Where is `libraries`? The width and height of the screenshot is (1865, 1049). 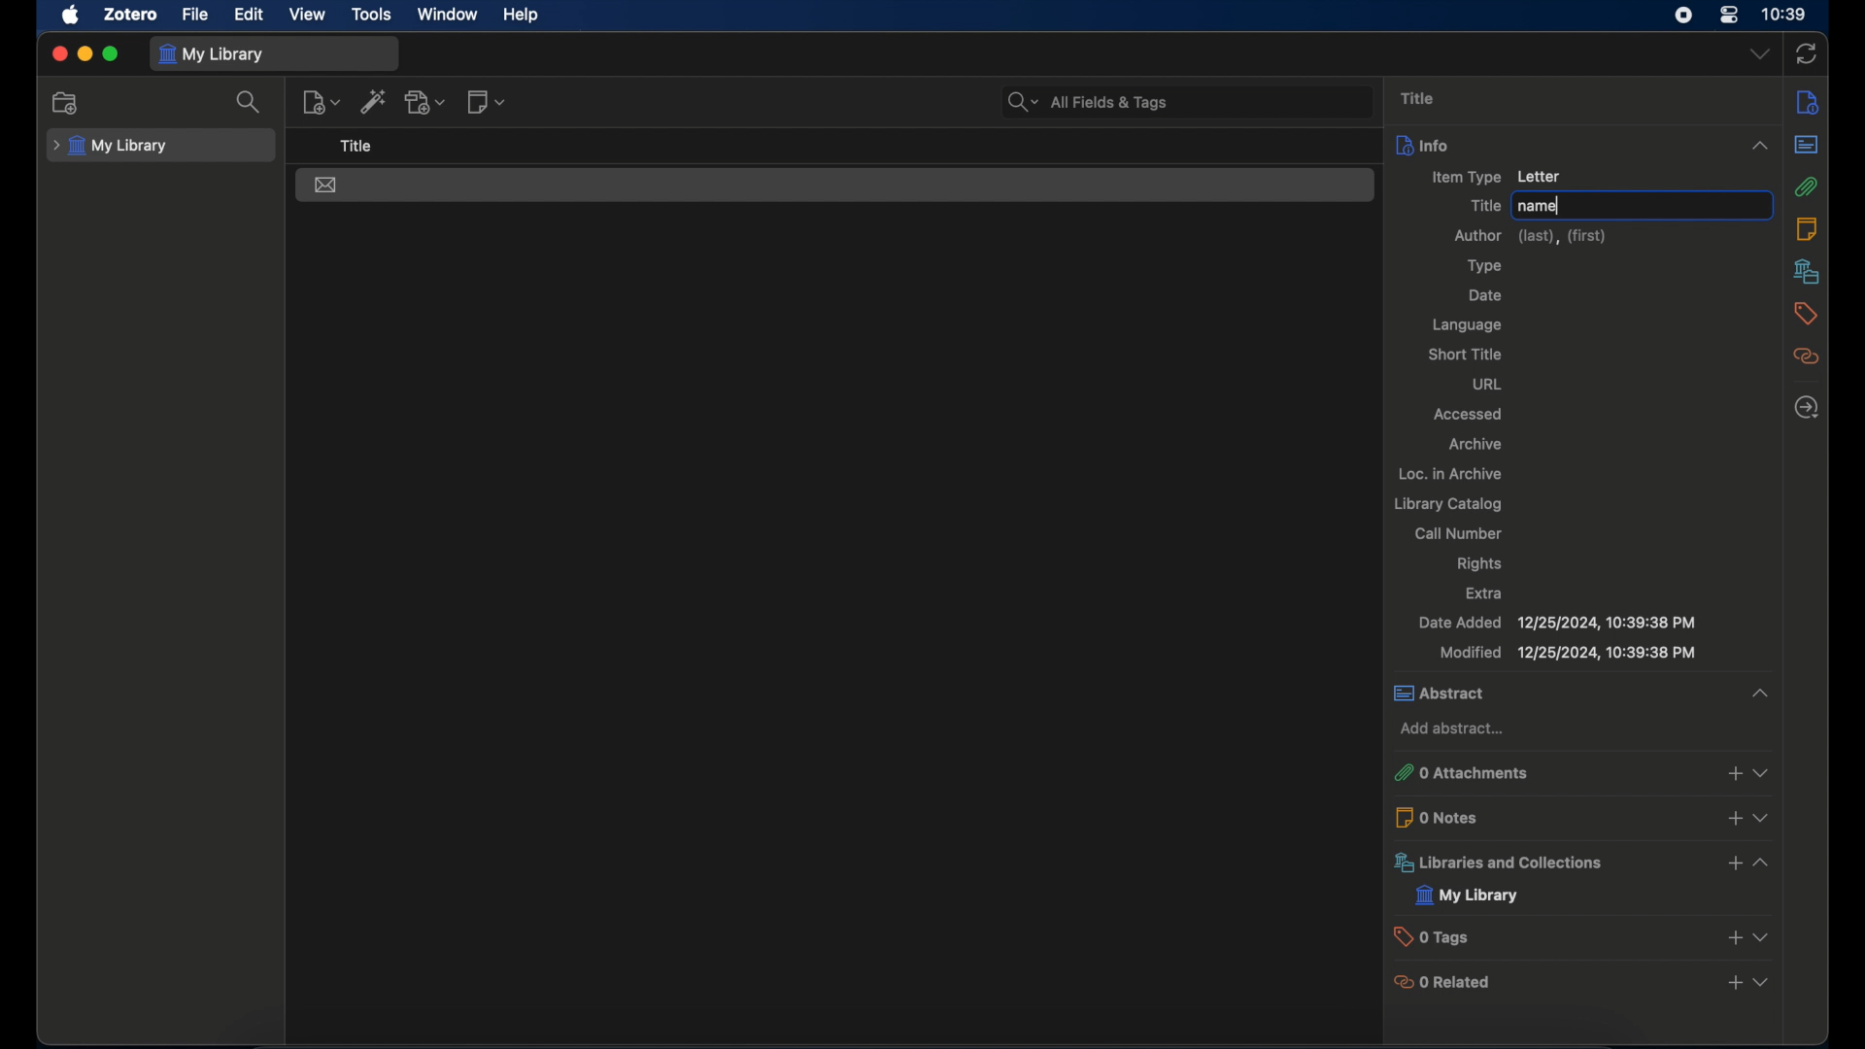 libraries is located at coordinates (1807, 271).